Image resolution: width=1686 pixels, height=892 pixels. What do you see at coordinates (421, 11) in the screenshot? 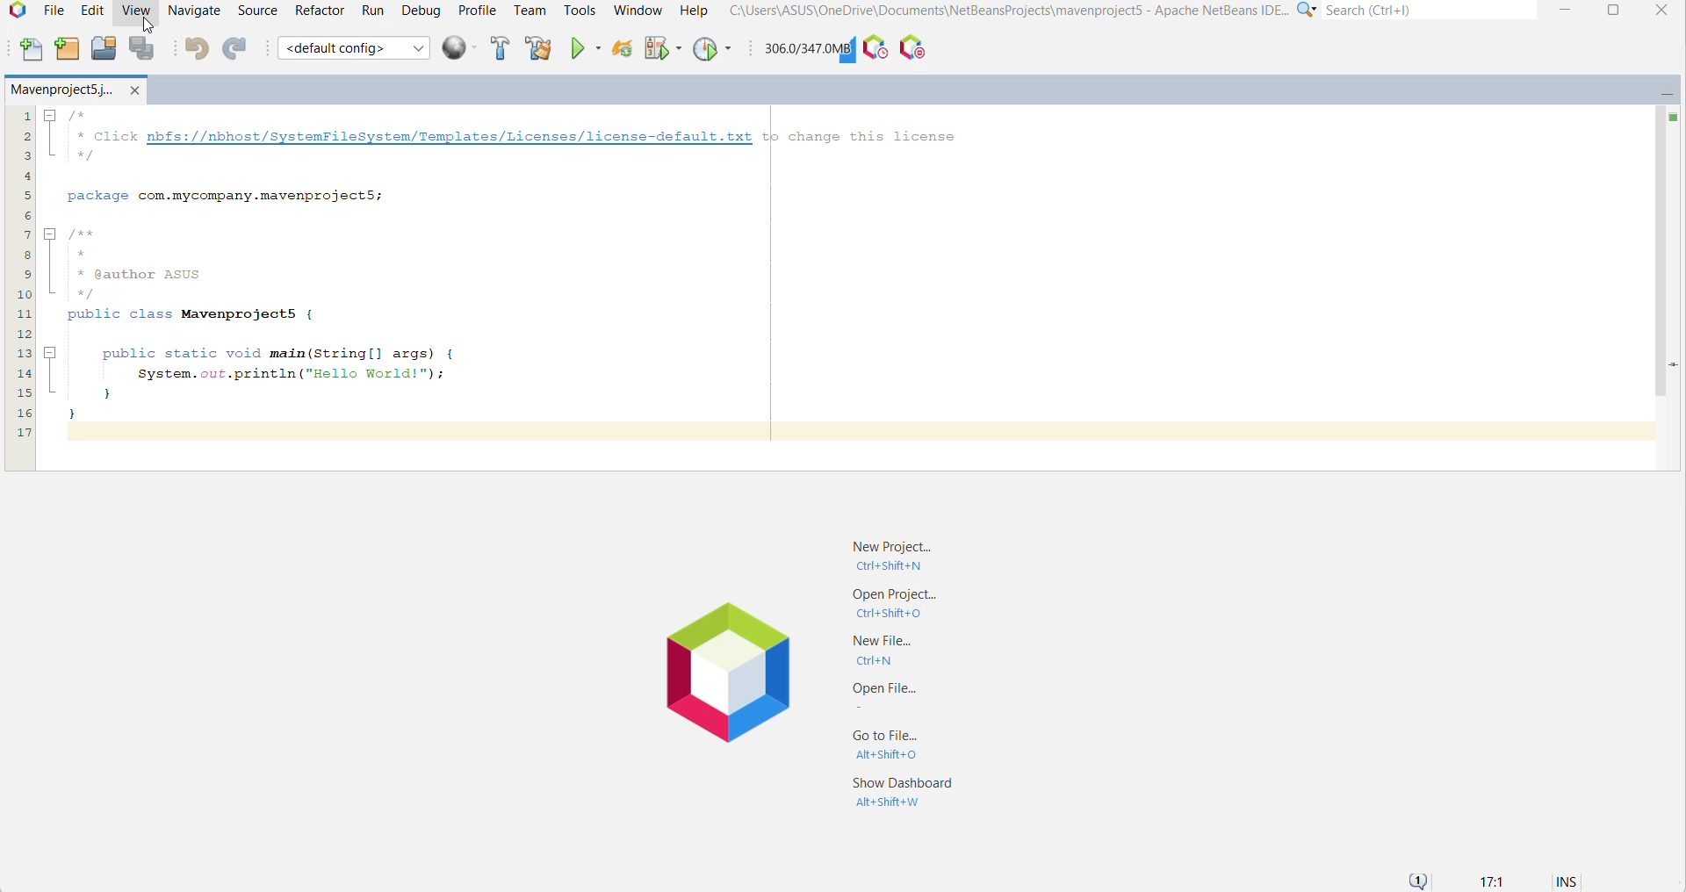
I see `Debug` at bounding box center [421, 11].